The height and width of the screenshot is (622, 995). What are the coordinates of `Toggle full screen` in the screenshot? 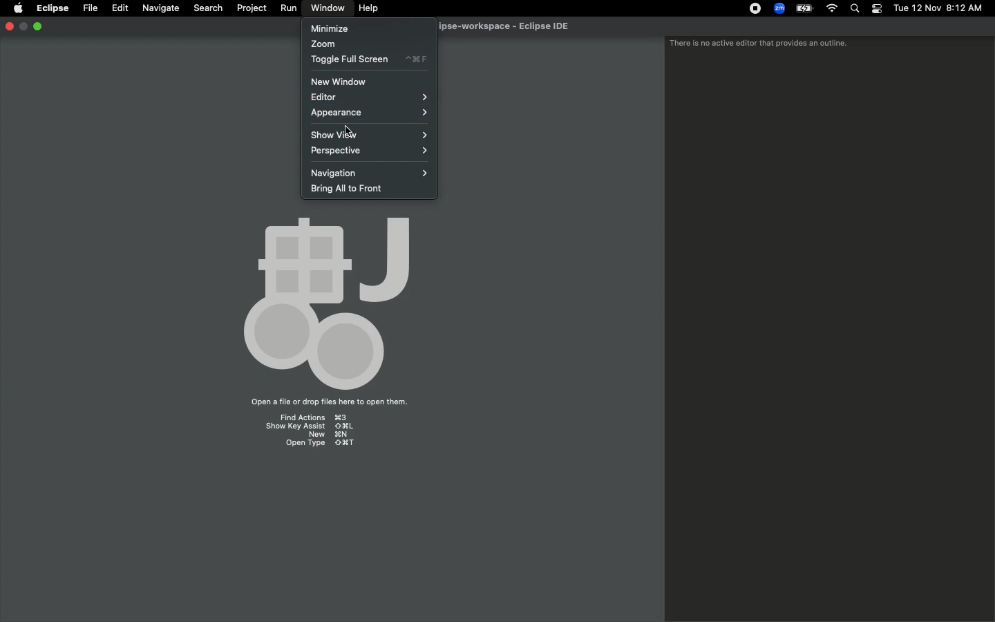 It's located at (367, 60).